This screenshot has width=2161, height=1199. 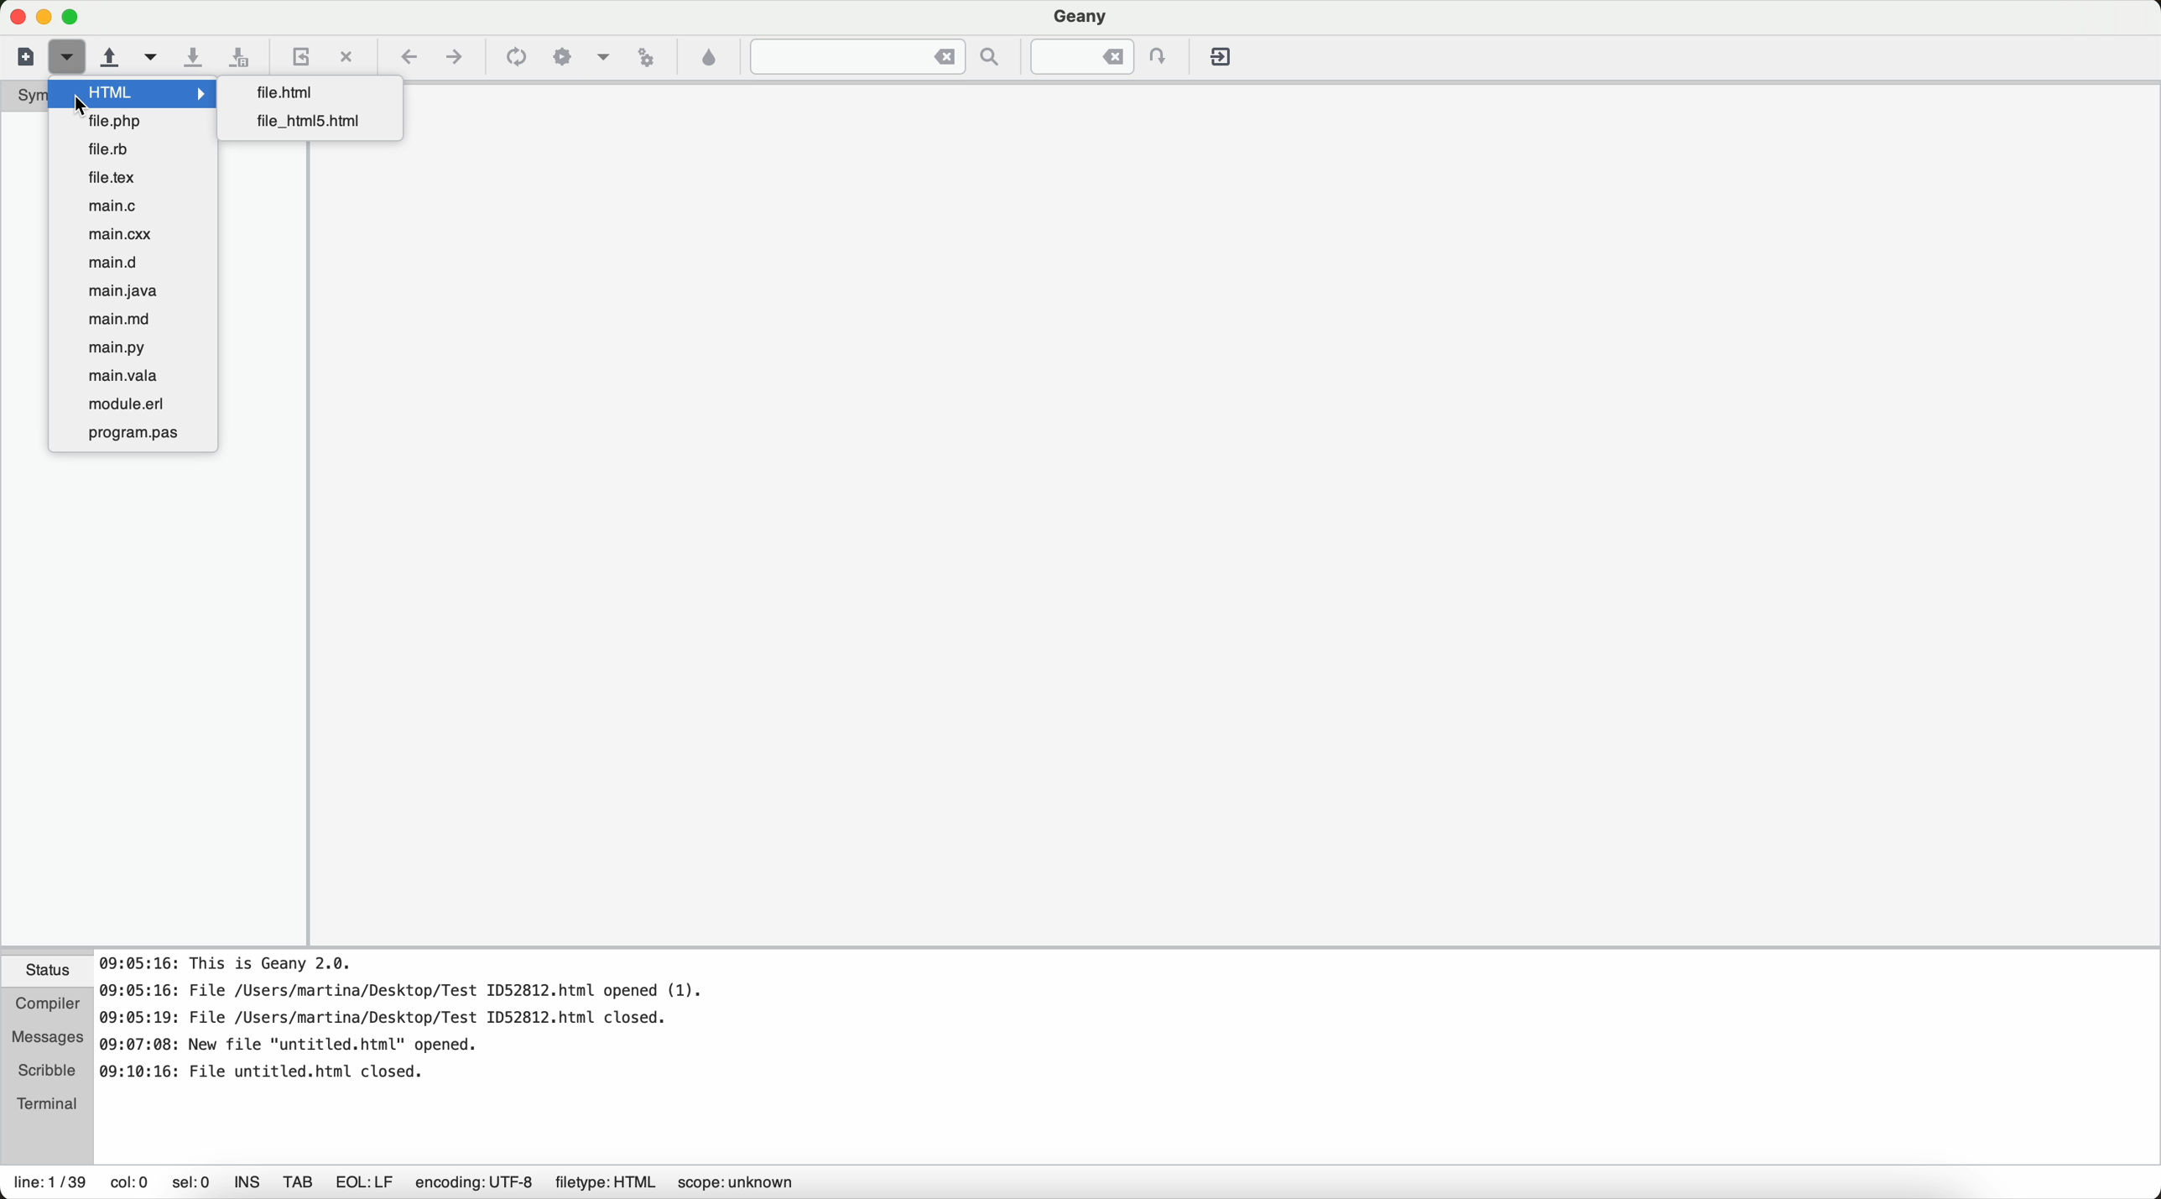 I want to click on color, so click(x=706, y=56).